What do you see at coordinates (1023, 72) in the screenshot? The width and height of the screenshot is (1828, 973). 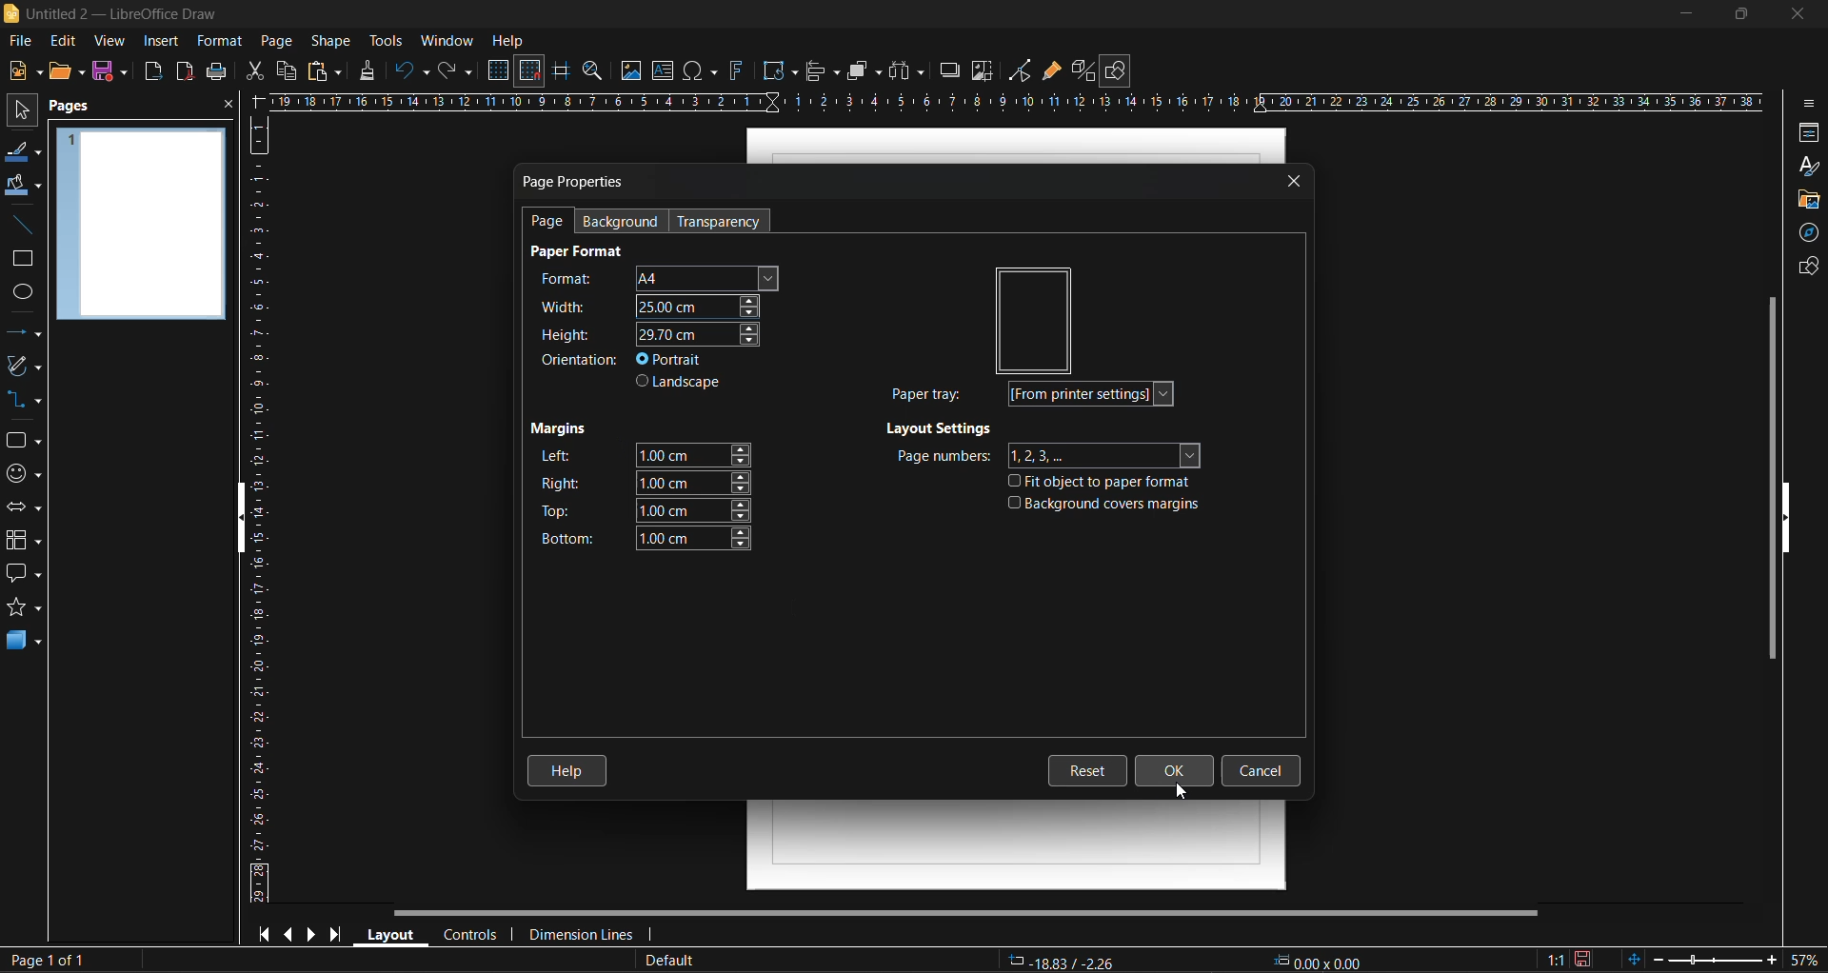 I see `toggle point` at bounding box center [1023, 72].